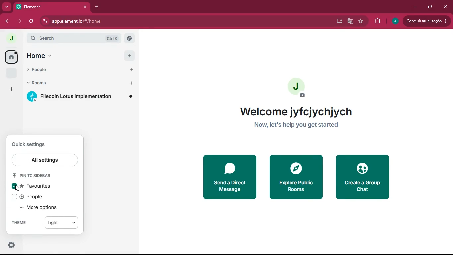  I want to click on on, so click(15, 186).